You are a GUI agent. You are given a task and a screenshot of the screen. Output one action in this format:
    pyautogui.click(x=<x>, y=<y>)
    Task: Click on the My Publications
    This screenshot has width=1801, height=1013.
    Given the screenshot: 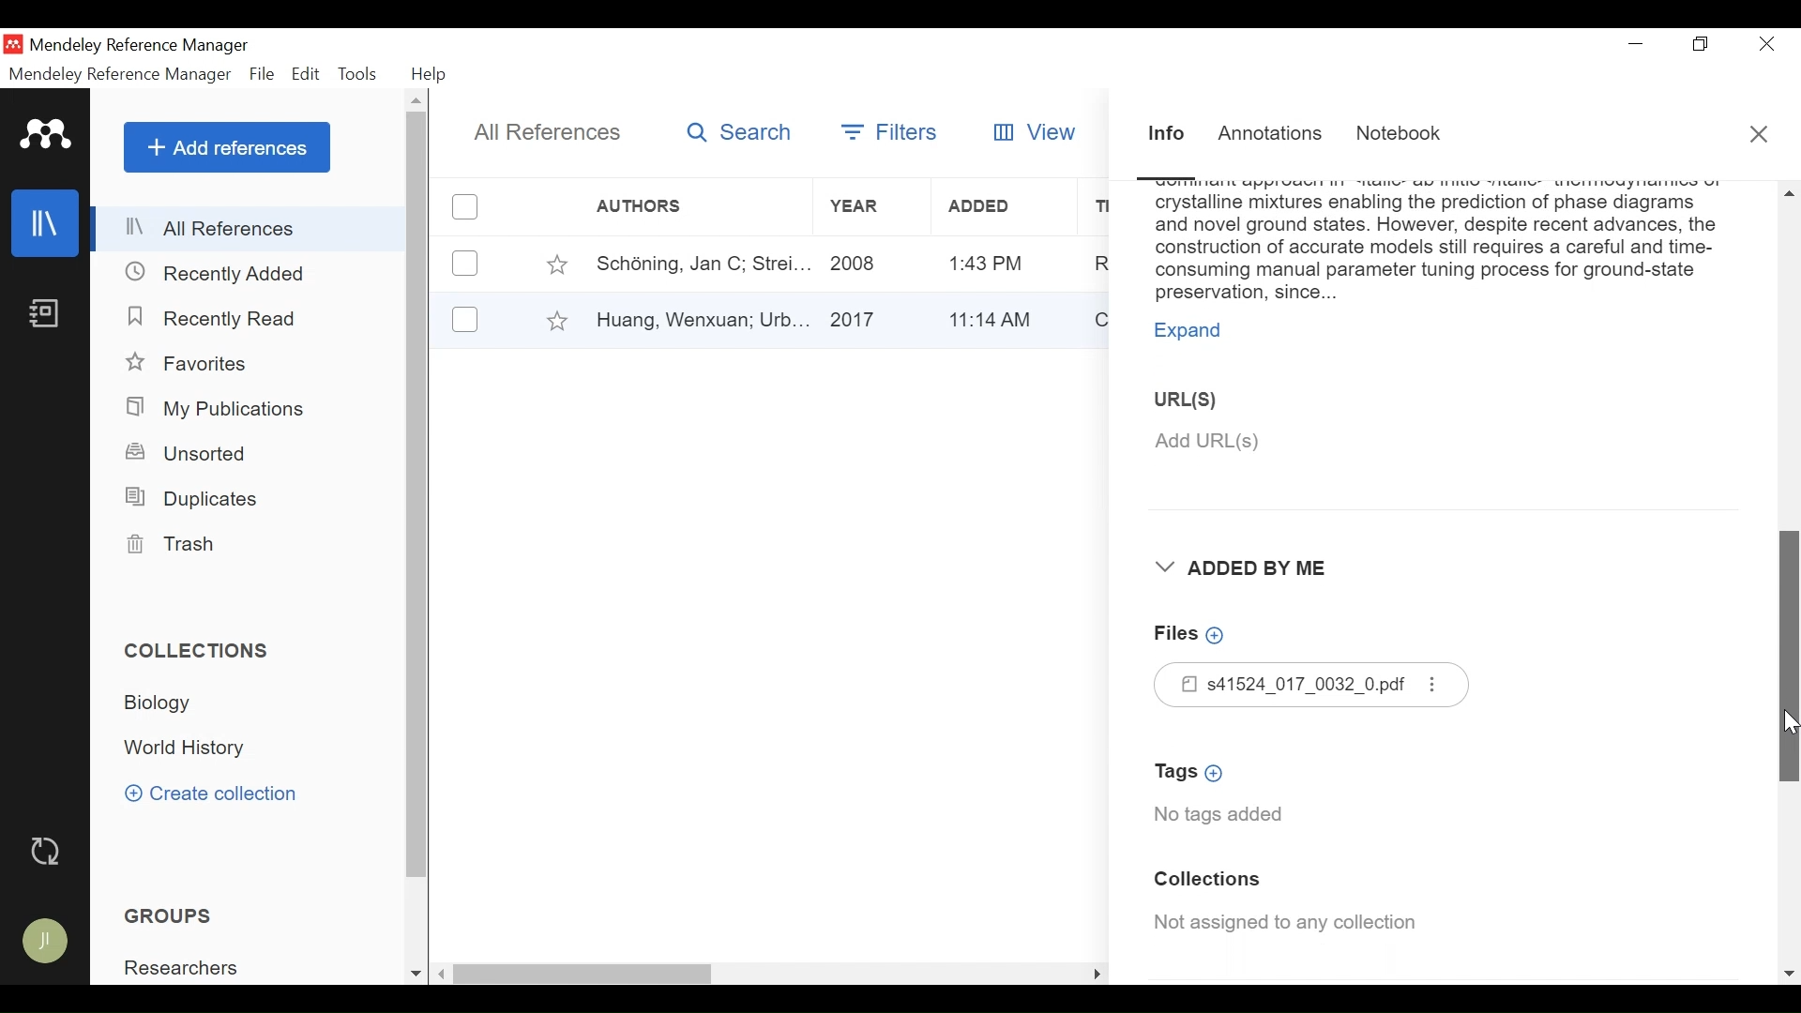 What is the action you would take?
    pyautogui.click(x=218, y=410)
    